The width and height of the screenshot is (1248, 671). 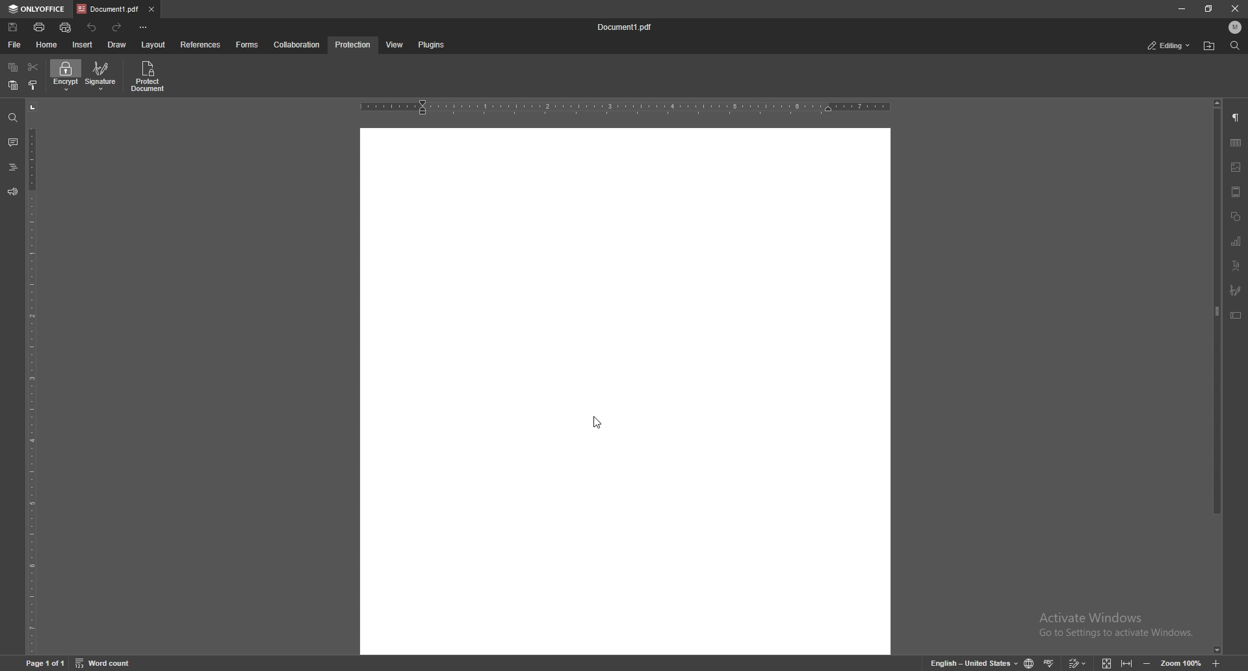 I want to click on tab, so click(x=109, y=10).